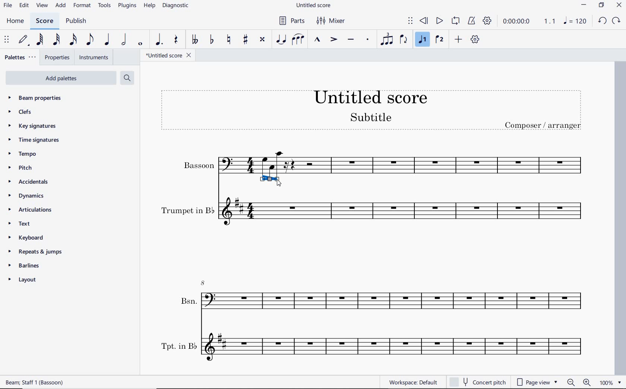 This screenshot has height=389, width=626. What do you see at coordinates (379, 348) in the screenshot?
I see `Tpt. in B` at bounding box center [379, 348].